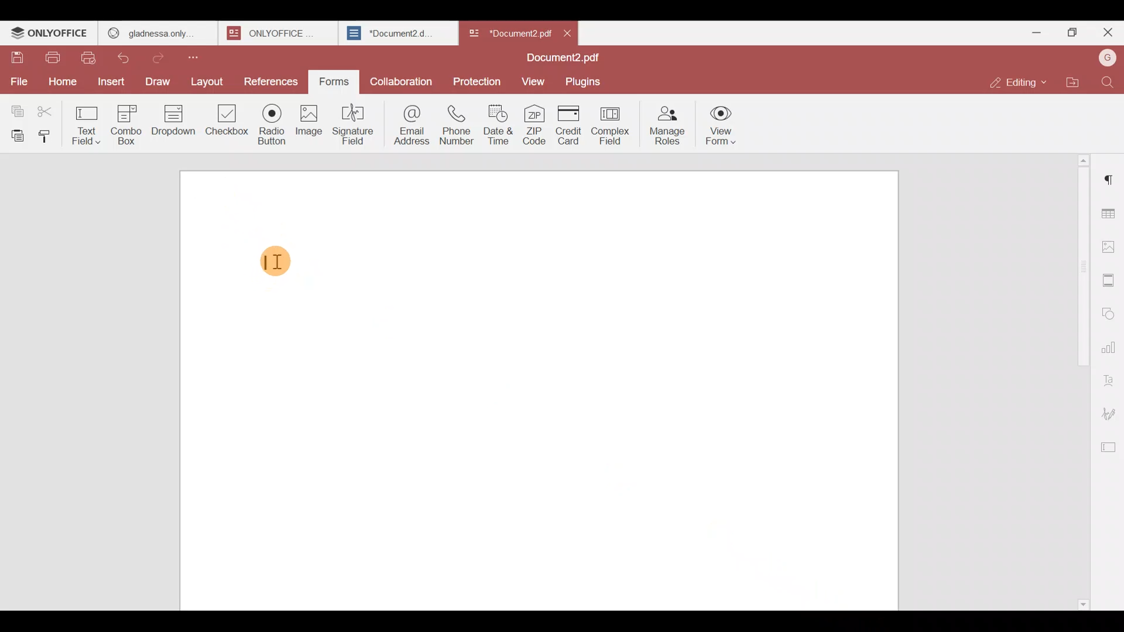 This screenshot has height=632, width=1124. I want to click on Collaboration, so click(403, 84).